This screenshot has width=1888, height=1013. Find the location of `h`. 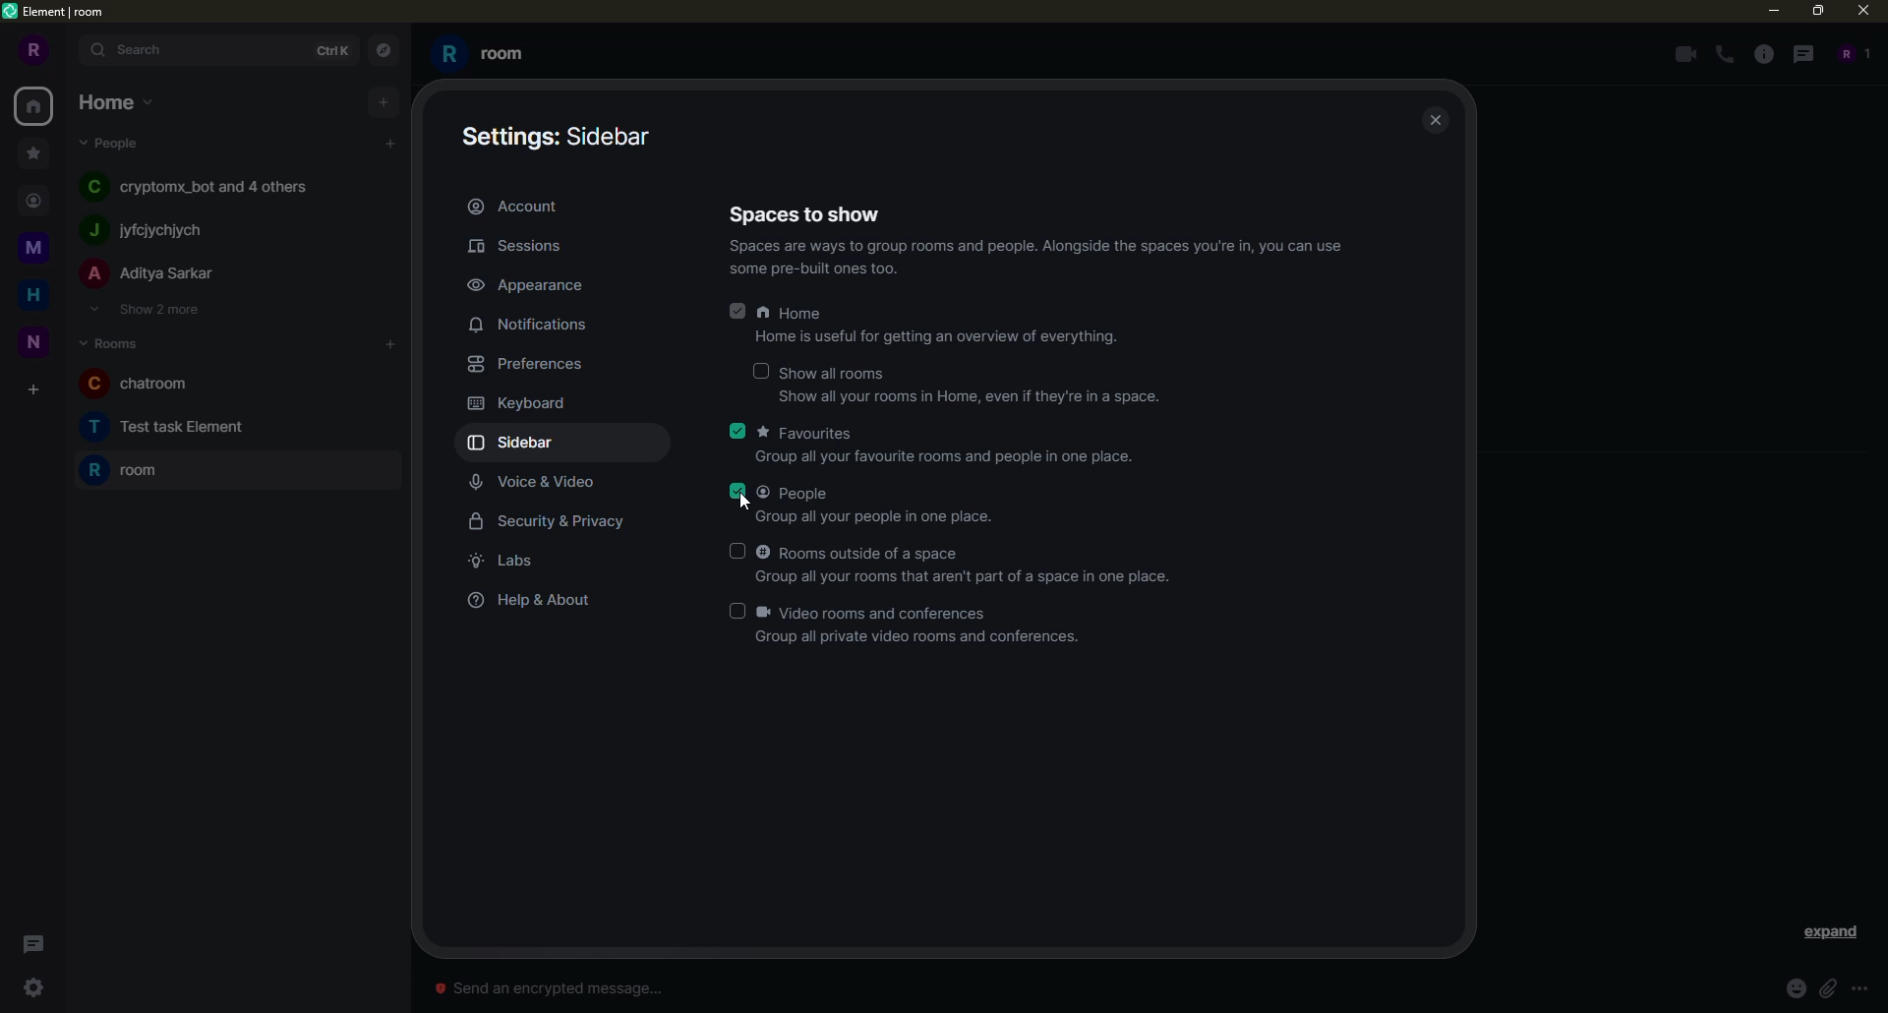

h is located at coordinates (33, 198).